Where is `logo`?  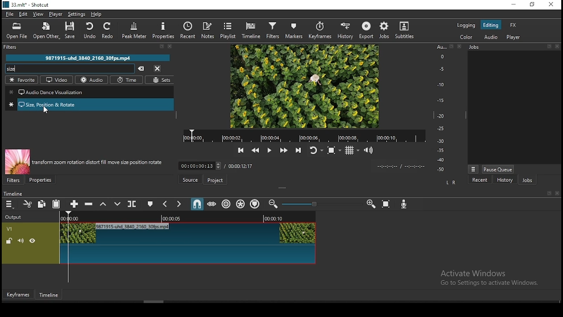 logo is located at coordinates (7, 5).